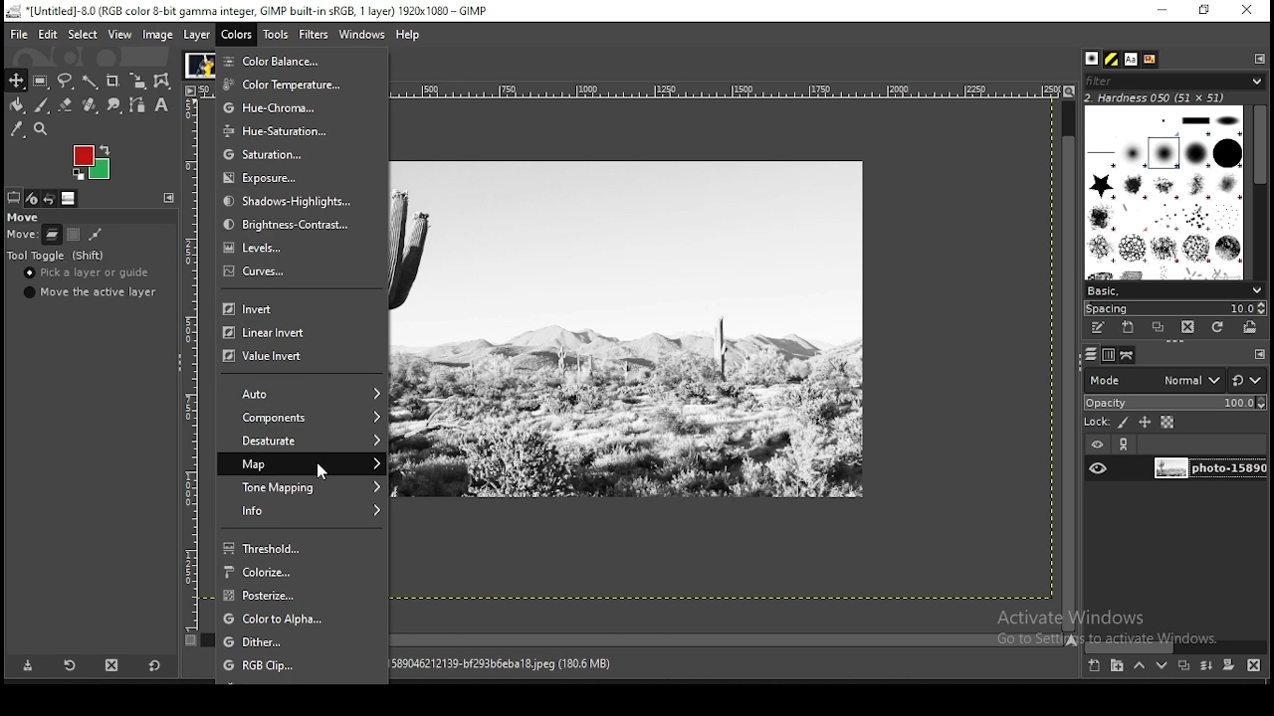  What do you see at coordinates (291, 178) in the screenshot?
I see `exposure` at bounding box center [291, 178].